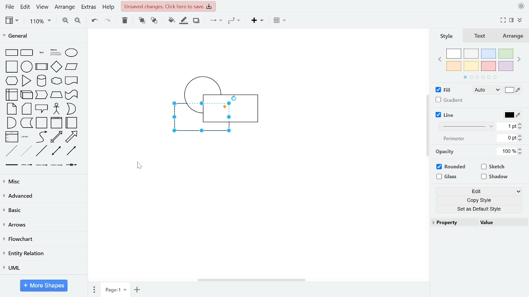  Describe the element at coordinates (56, 67) in the screenshot. I see `diamond` at that location.